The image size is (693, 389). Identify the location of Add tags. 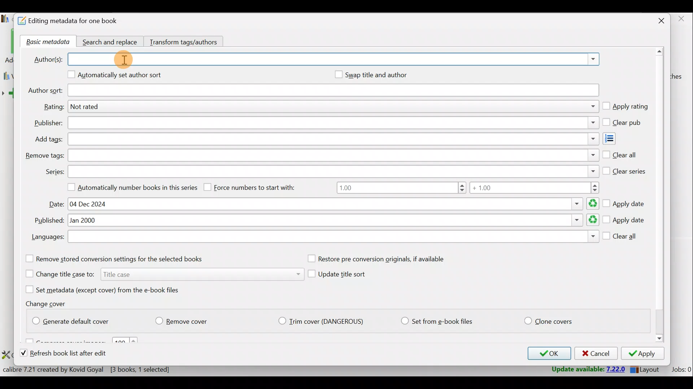
(616, 139).